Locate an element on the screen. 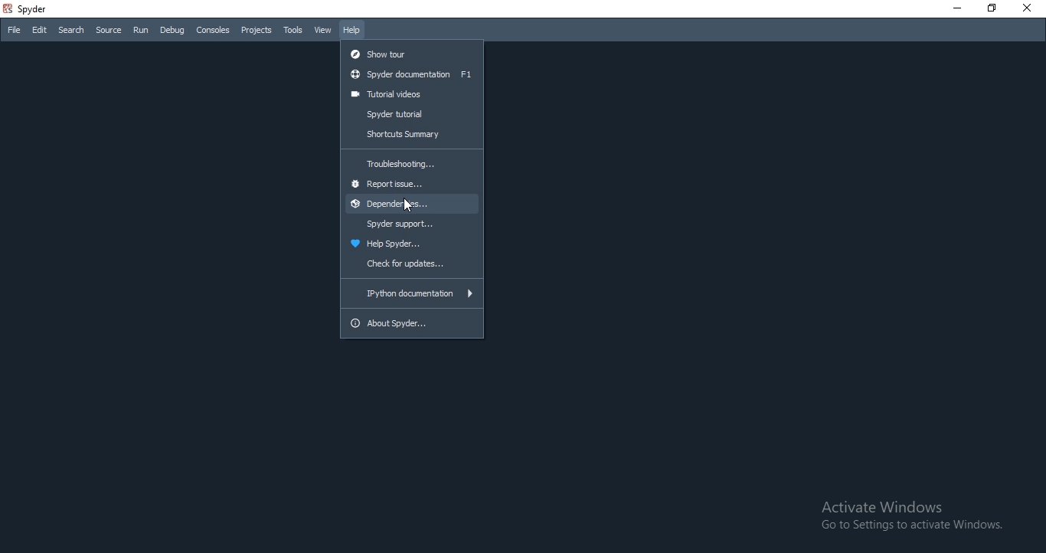 This screenshot has width=1046, height=553. dependencies is located at coordinates (411, 204).